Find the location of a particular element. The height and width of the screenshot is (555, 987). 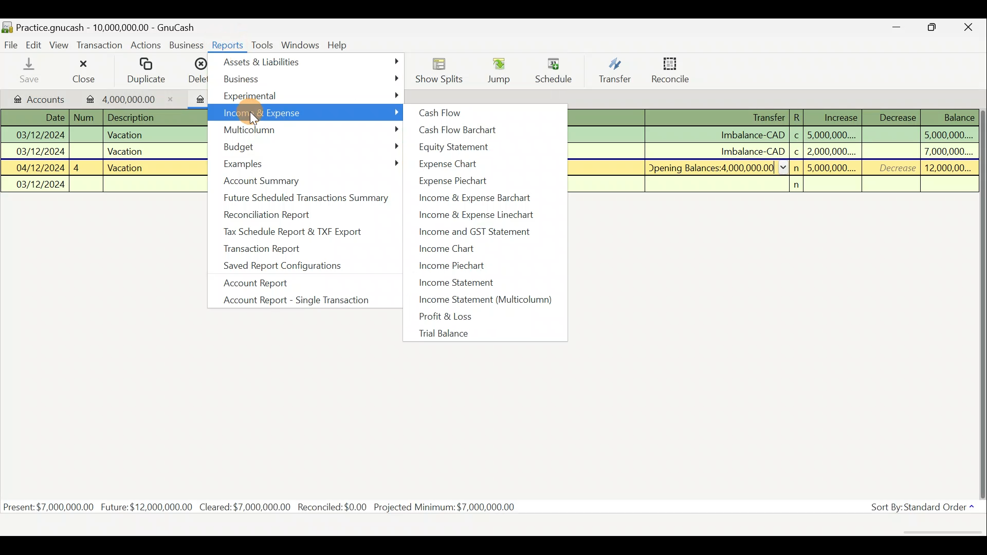

collapse is located at coordinates (784, 167).